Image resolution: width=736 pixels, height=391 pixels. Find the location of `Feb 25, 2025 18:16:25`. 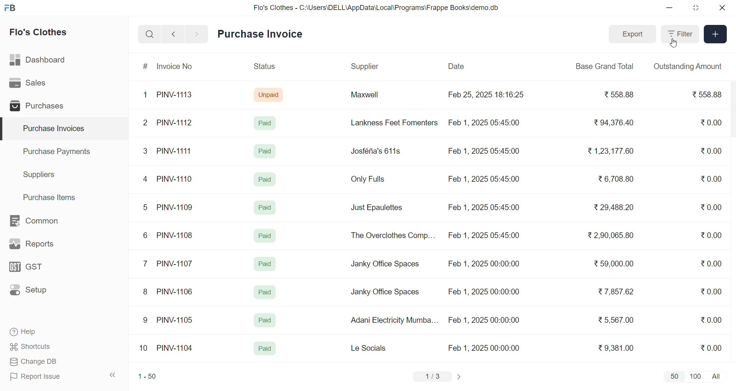

Feb 25, 2025 18:16:25 is located at coordinates (487, 94).